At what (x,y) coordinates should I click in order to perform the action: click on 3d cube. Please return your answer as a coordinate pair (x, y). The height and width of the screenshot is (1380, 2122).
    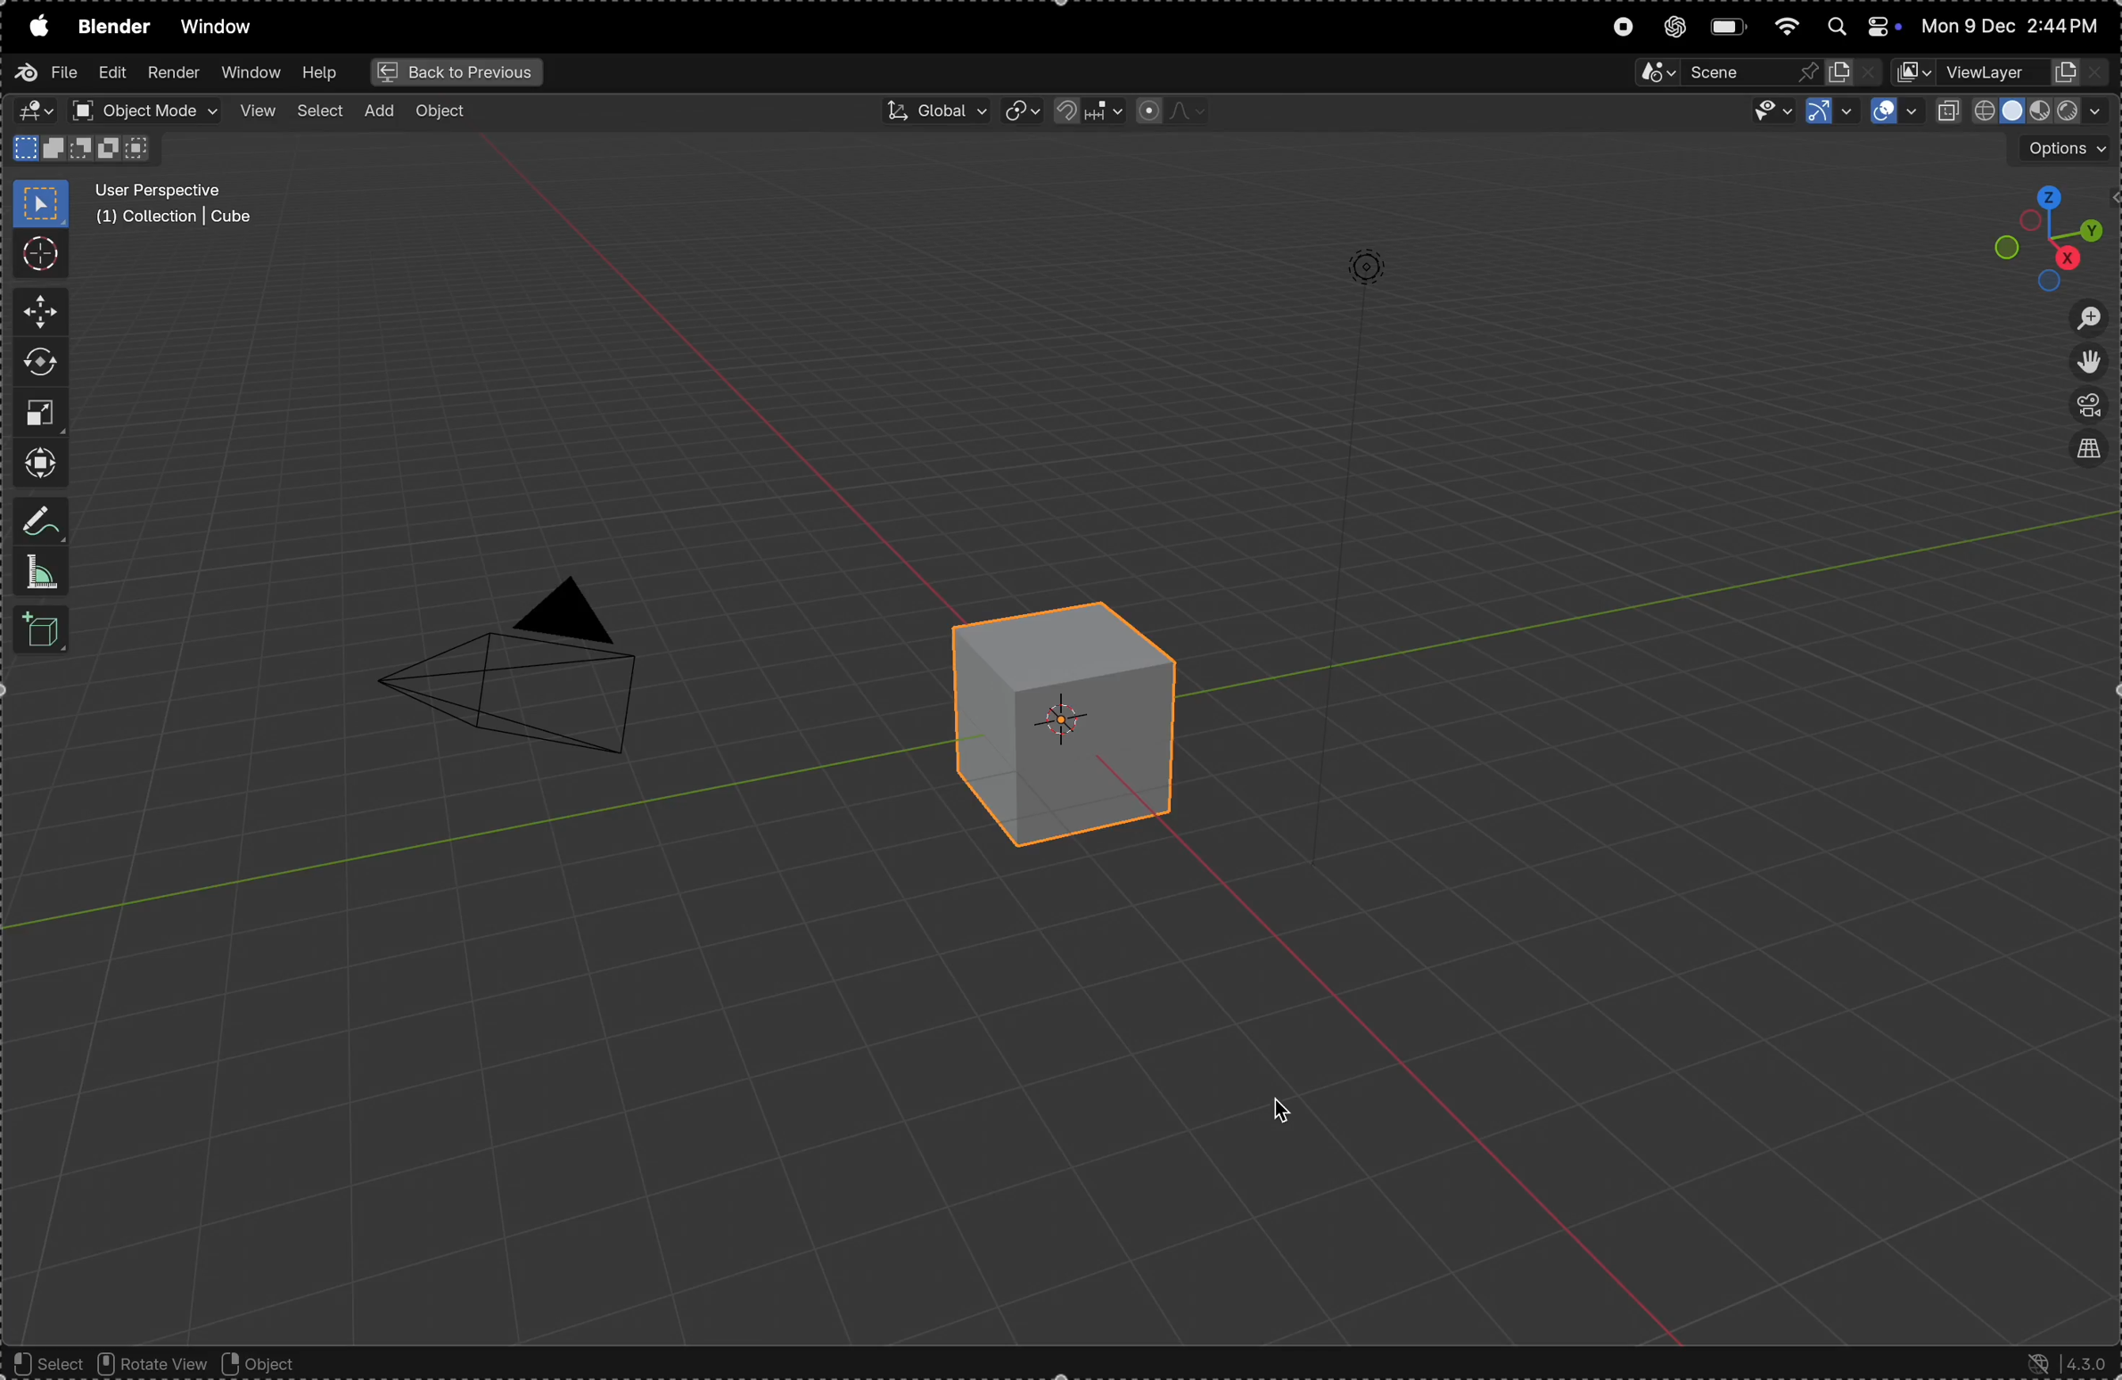
    Looking at the image, I should click on (37, 631).